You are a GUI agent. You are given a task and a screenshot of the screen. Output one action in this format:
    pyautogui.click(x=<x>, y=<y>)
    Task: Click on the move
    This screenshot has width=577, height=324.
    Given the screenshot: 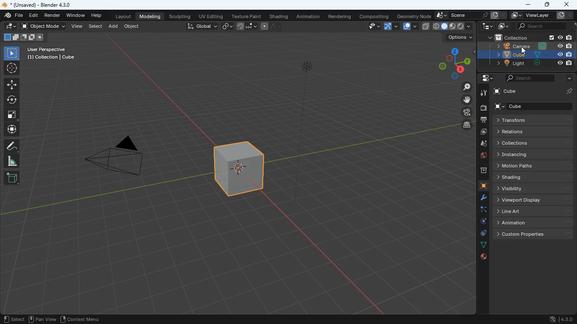 What is the action you would take?
    pyautogui.click(x=12, y=84)
    